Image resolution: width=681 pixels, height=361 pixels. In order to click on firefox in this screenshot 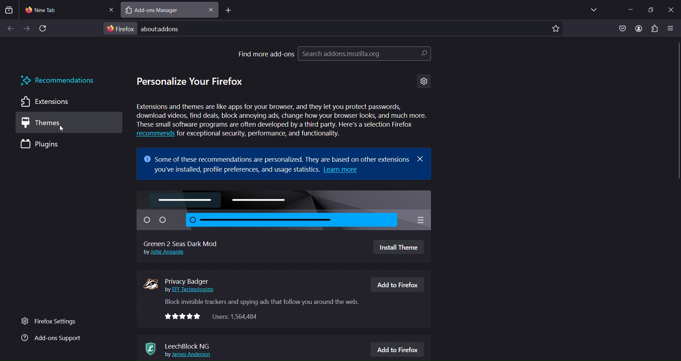, I will do `click(121, 29)`.